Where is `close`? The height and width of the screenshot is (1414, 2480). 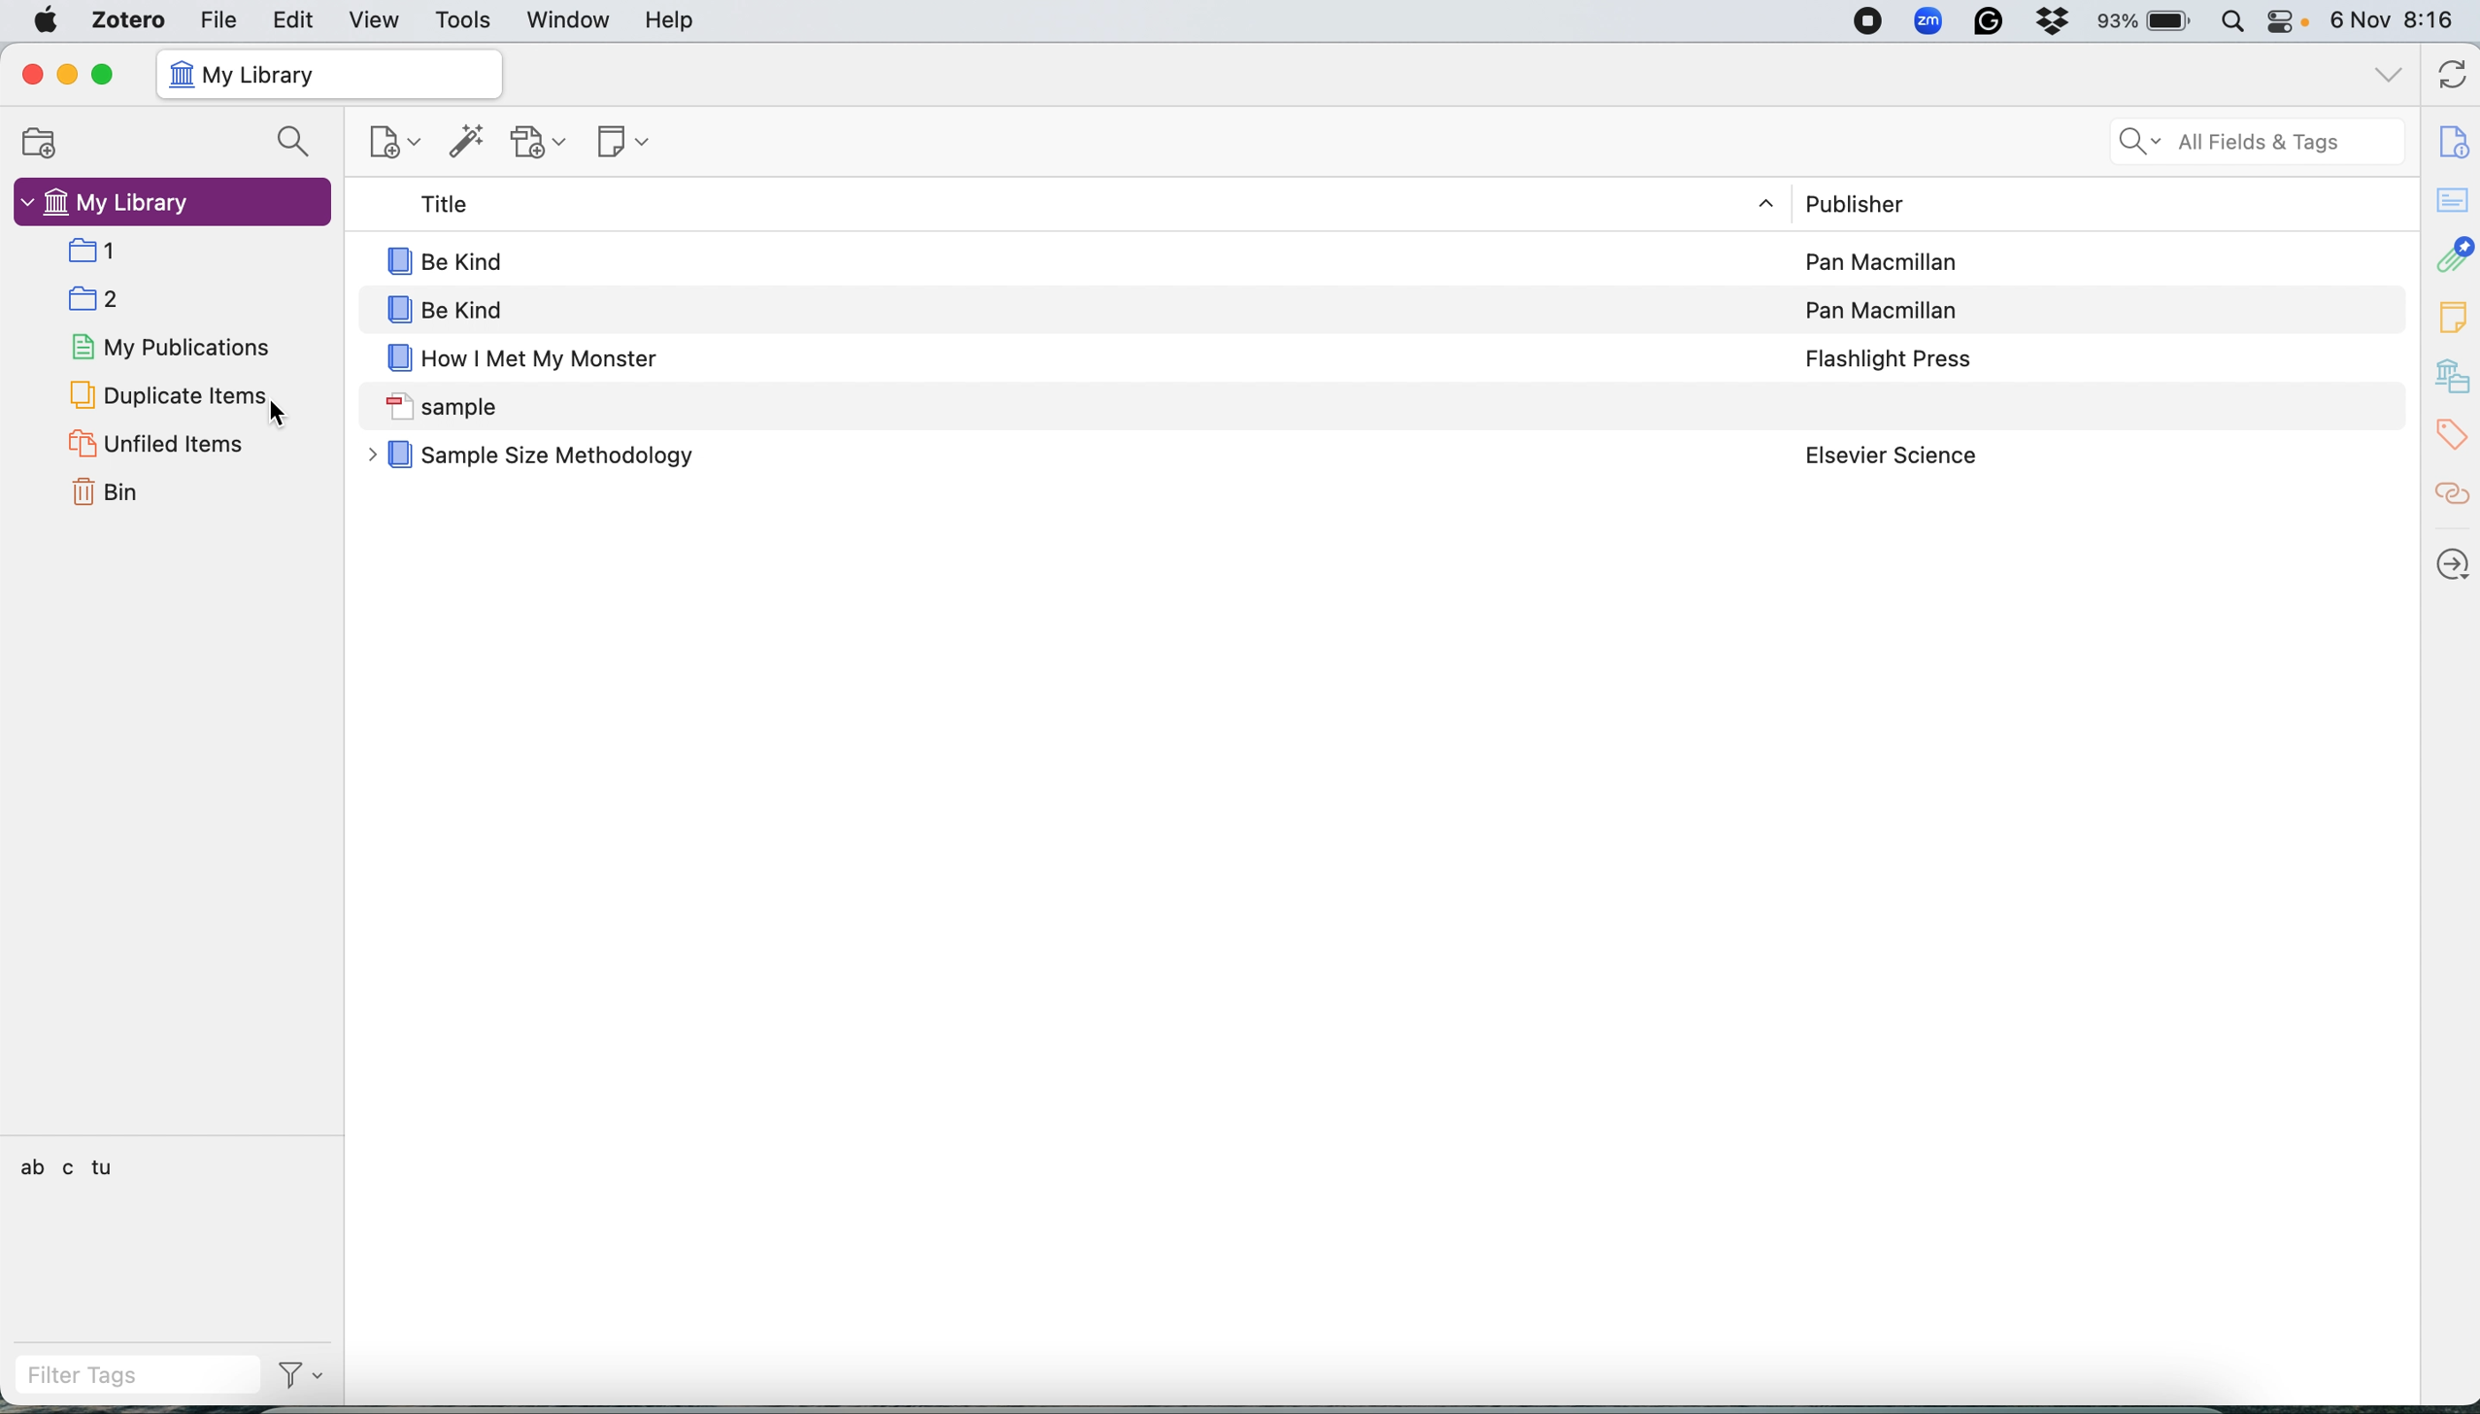 close is located at coordinates (33, 71).